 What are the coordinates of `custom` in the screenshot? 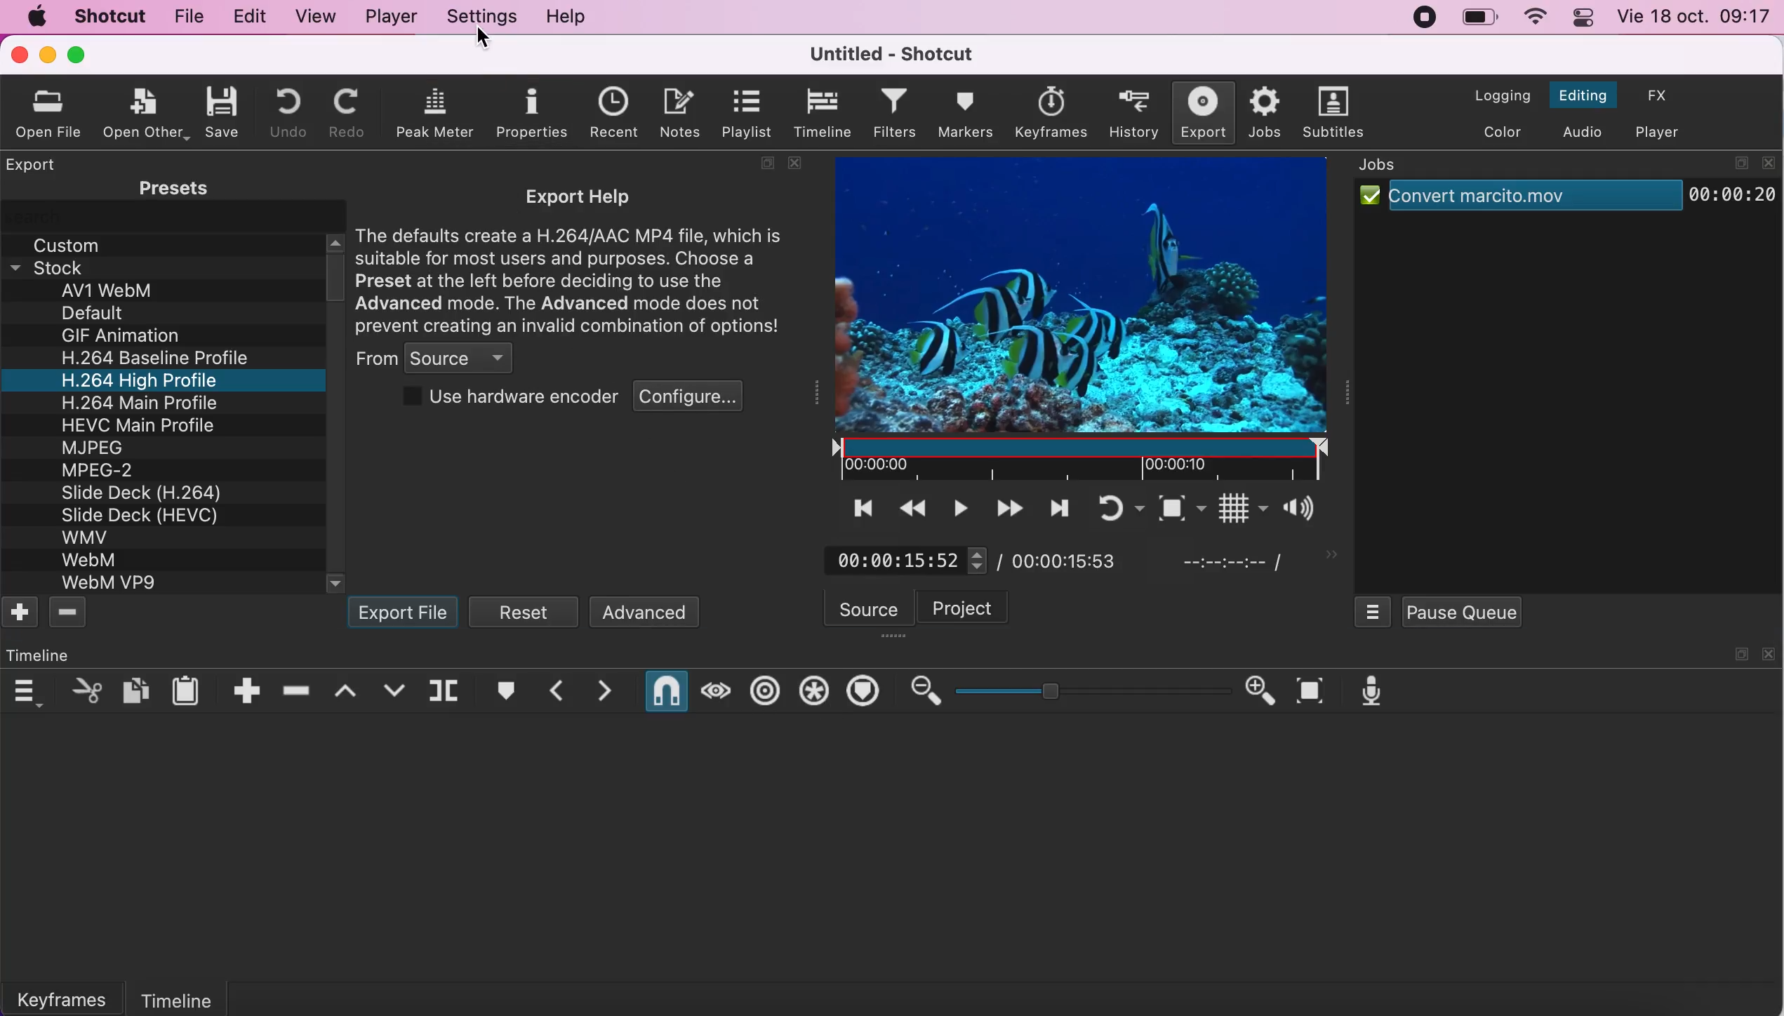 It's located at (72, 242).